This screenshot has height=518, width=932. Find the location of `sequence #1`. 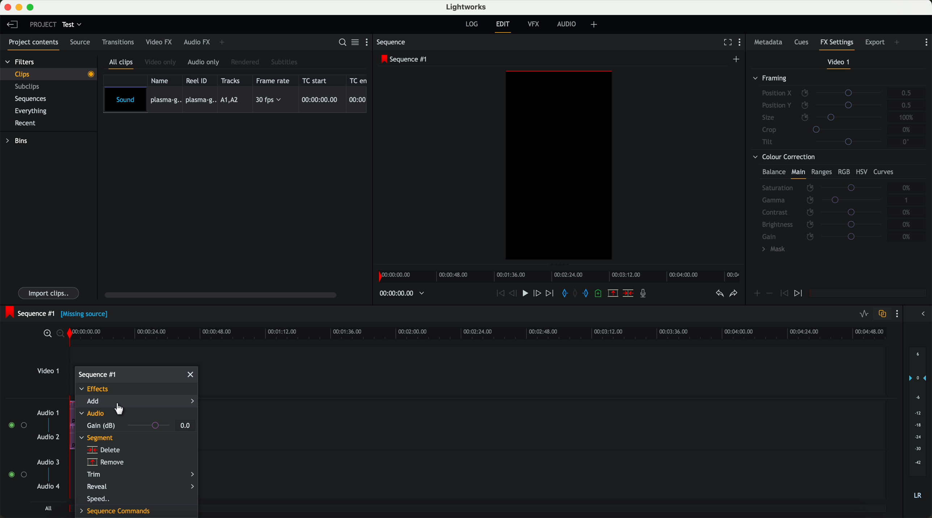

sequence #1 is located at coordinates (30, 312).